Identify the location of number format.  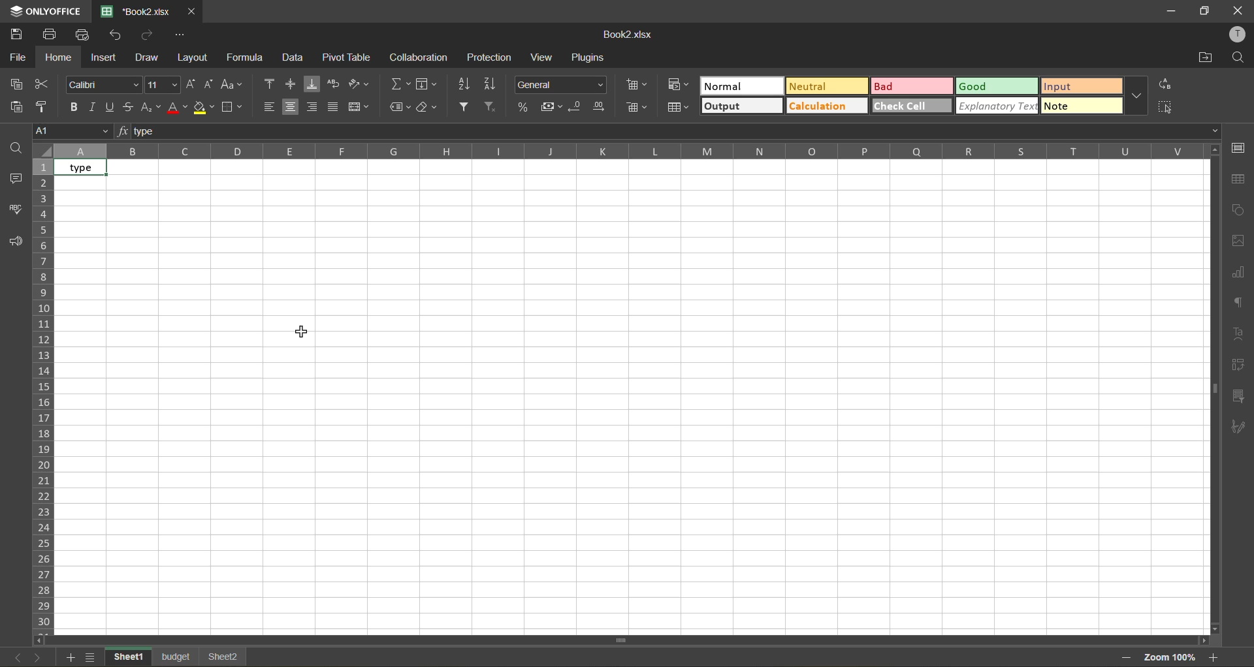
(563, 84).